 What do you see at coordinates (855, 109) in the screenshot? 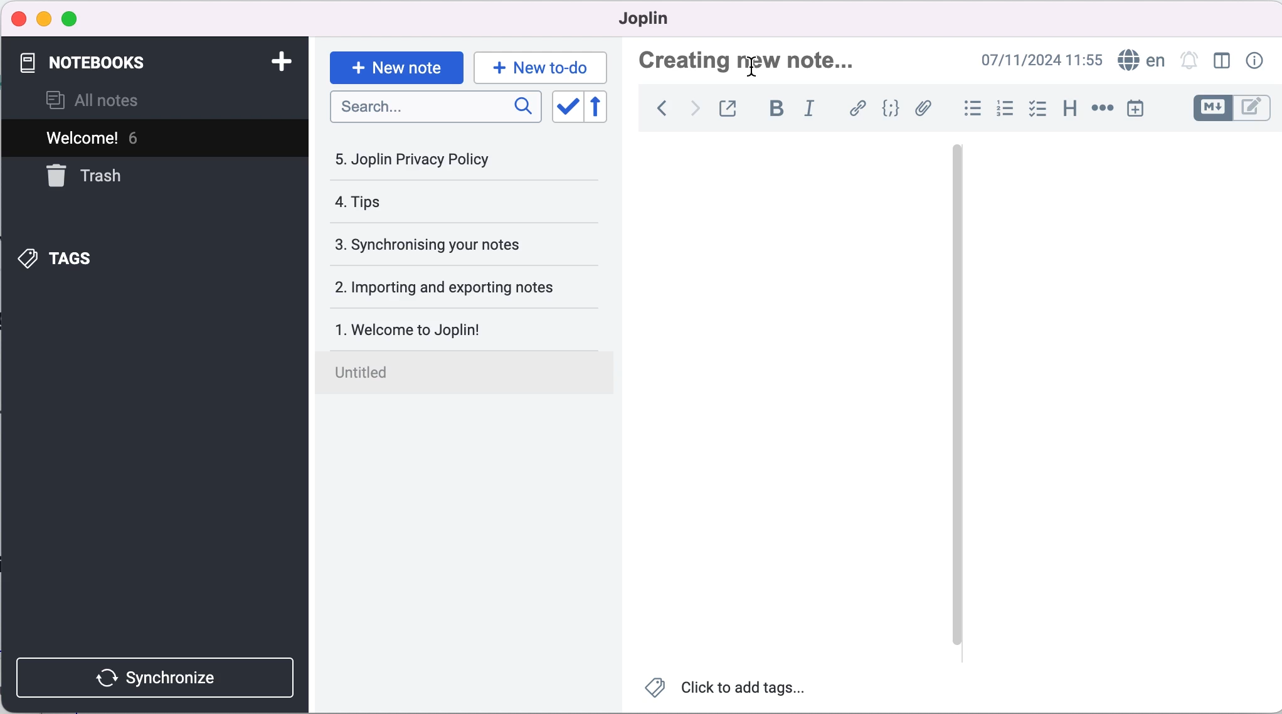
I see `hyperlink` at bounding box center [855, 109].